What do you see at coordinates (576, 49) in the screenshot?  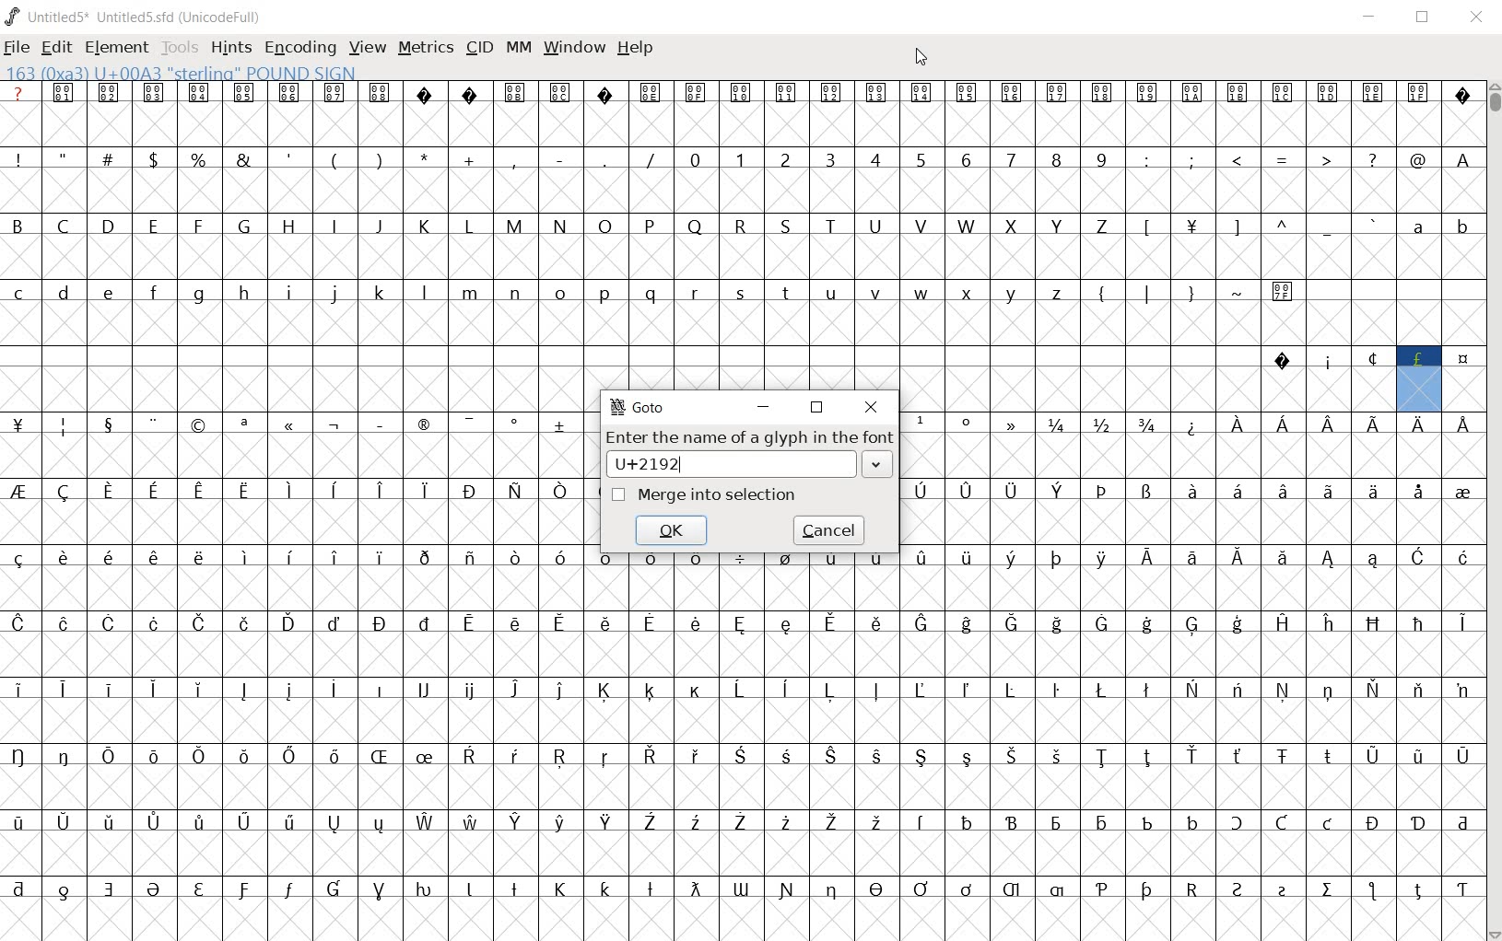 I see `WINDOW` at bounding box center [576, 49].